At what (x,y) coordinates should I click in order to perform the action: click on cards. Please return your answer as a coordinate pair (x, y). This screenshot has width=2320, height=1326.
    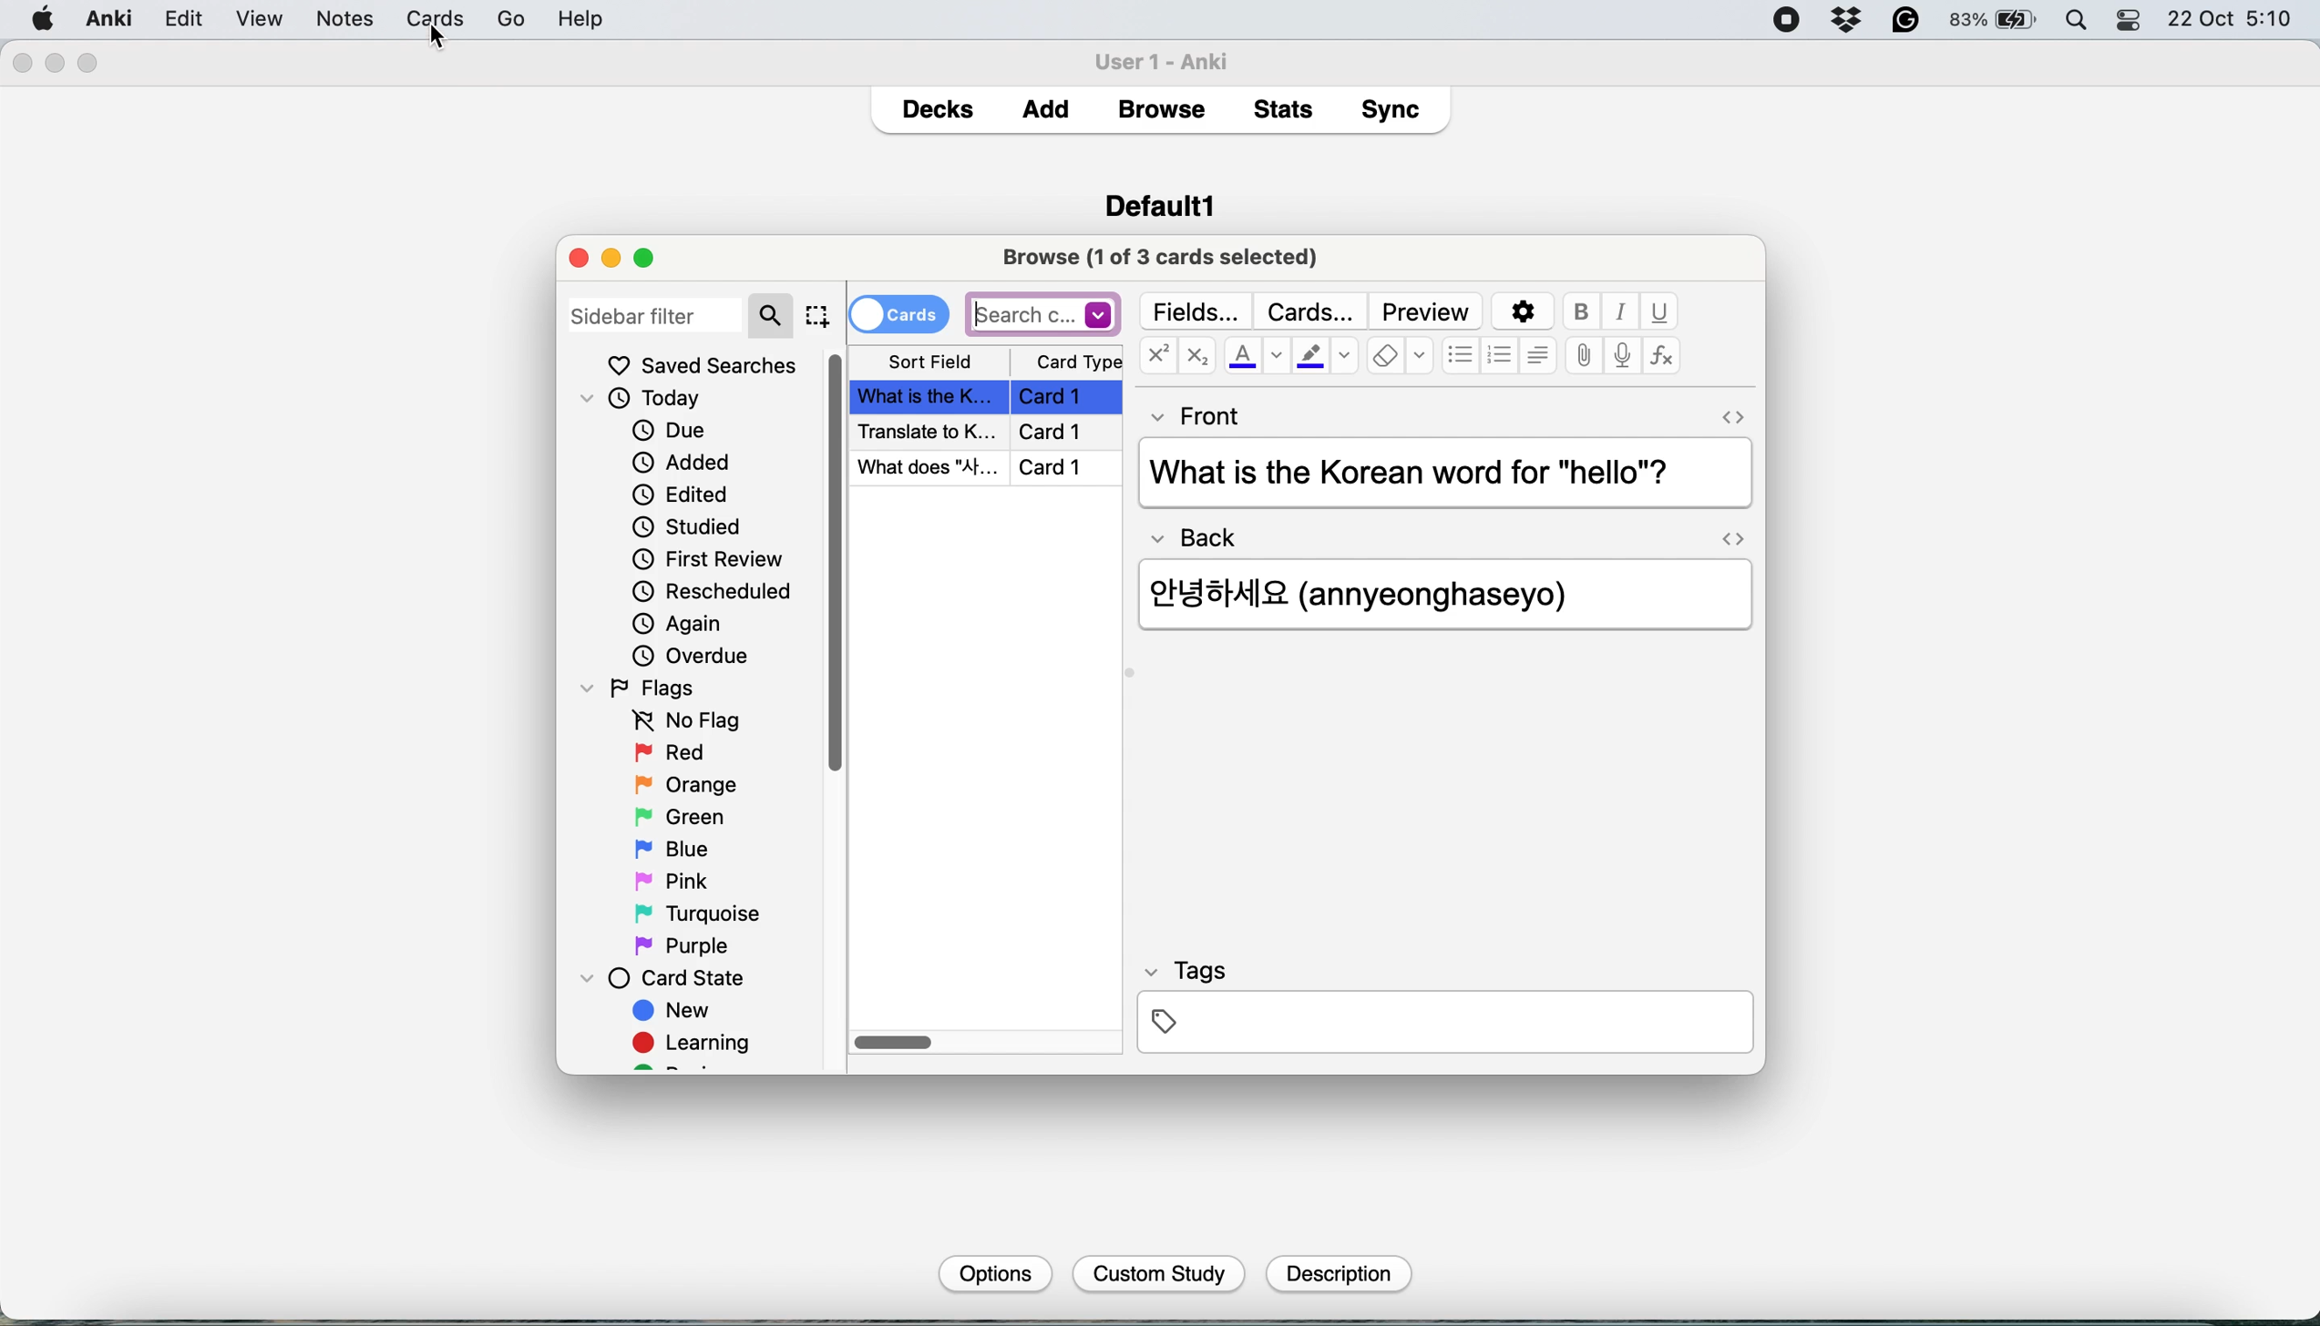
    Looking at the image, I should click on (1309, 311).